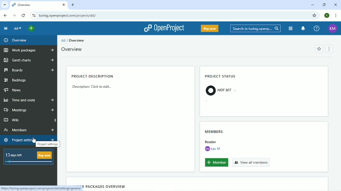 This screenshot has width=341, height=191. What do you see at coordinates (291, 28) in the screenshot?
I see `Modules` at bounding box center [291, 28].